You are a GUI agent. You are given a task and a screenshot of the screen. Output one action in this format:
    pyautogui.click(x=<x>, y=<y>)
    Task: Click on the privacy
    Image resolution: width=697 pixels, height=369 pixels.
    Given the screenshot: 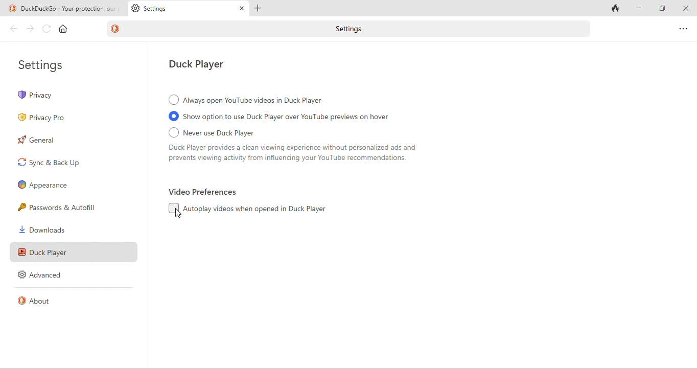 What is the action you would take?
    pyautogui.click(x=73, y=95)
    